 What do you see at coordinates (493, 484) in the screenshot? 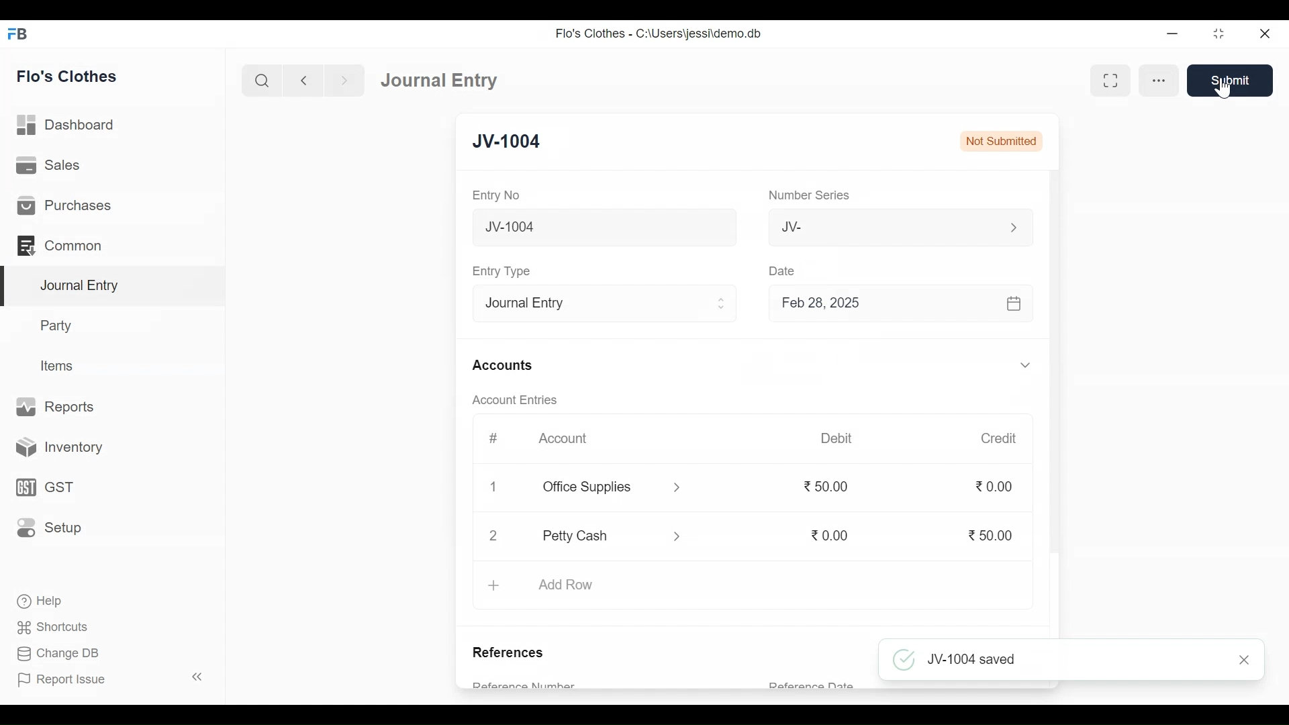
I see `1` at bounding box center [493, 484].